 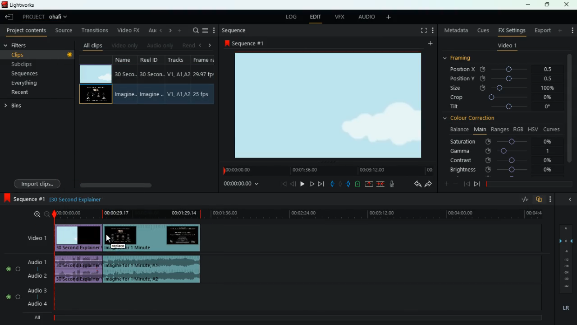 What do you see at coordinates (145, 185) in the screenshot?
I see `scroll` at bounding box center [145, 185].